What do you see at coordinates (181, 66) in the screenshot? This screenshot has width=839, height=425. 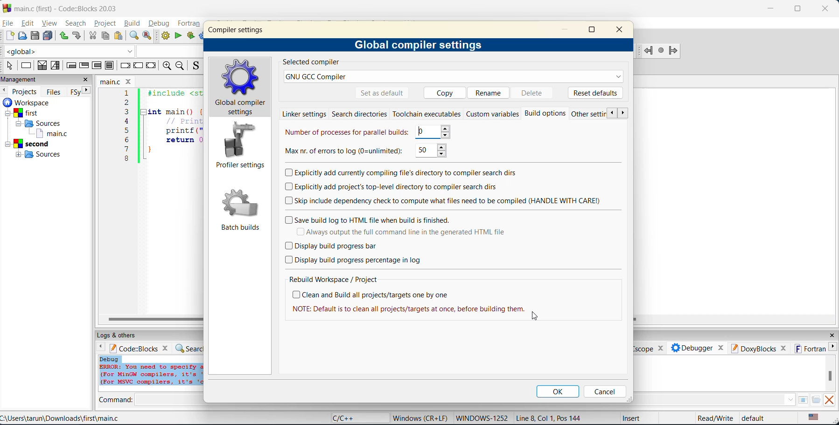 I see `zoom out` at bounding box center [181, 66].